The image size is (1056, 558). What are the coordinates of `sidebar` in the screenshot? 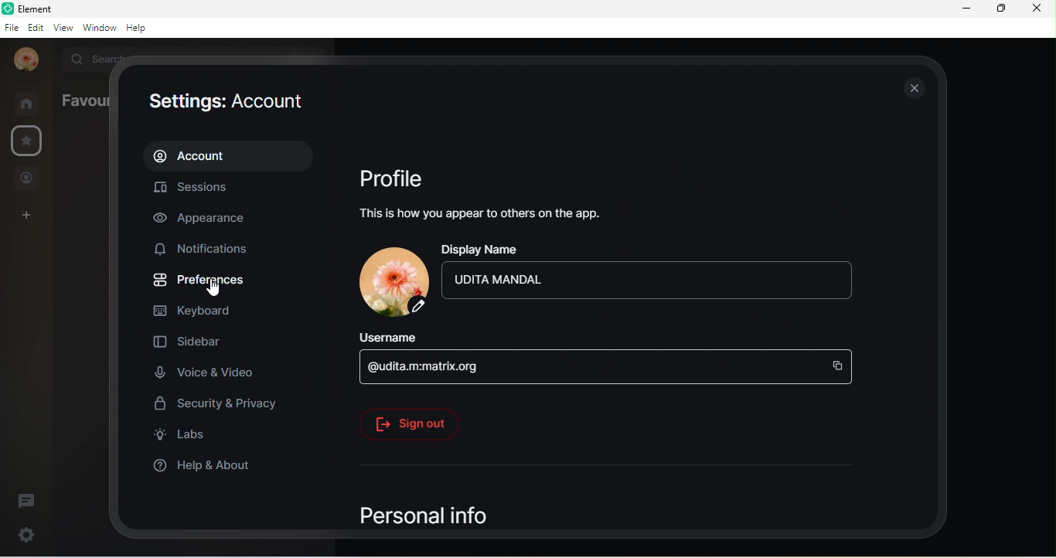 It's located at (189, 344).